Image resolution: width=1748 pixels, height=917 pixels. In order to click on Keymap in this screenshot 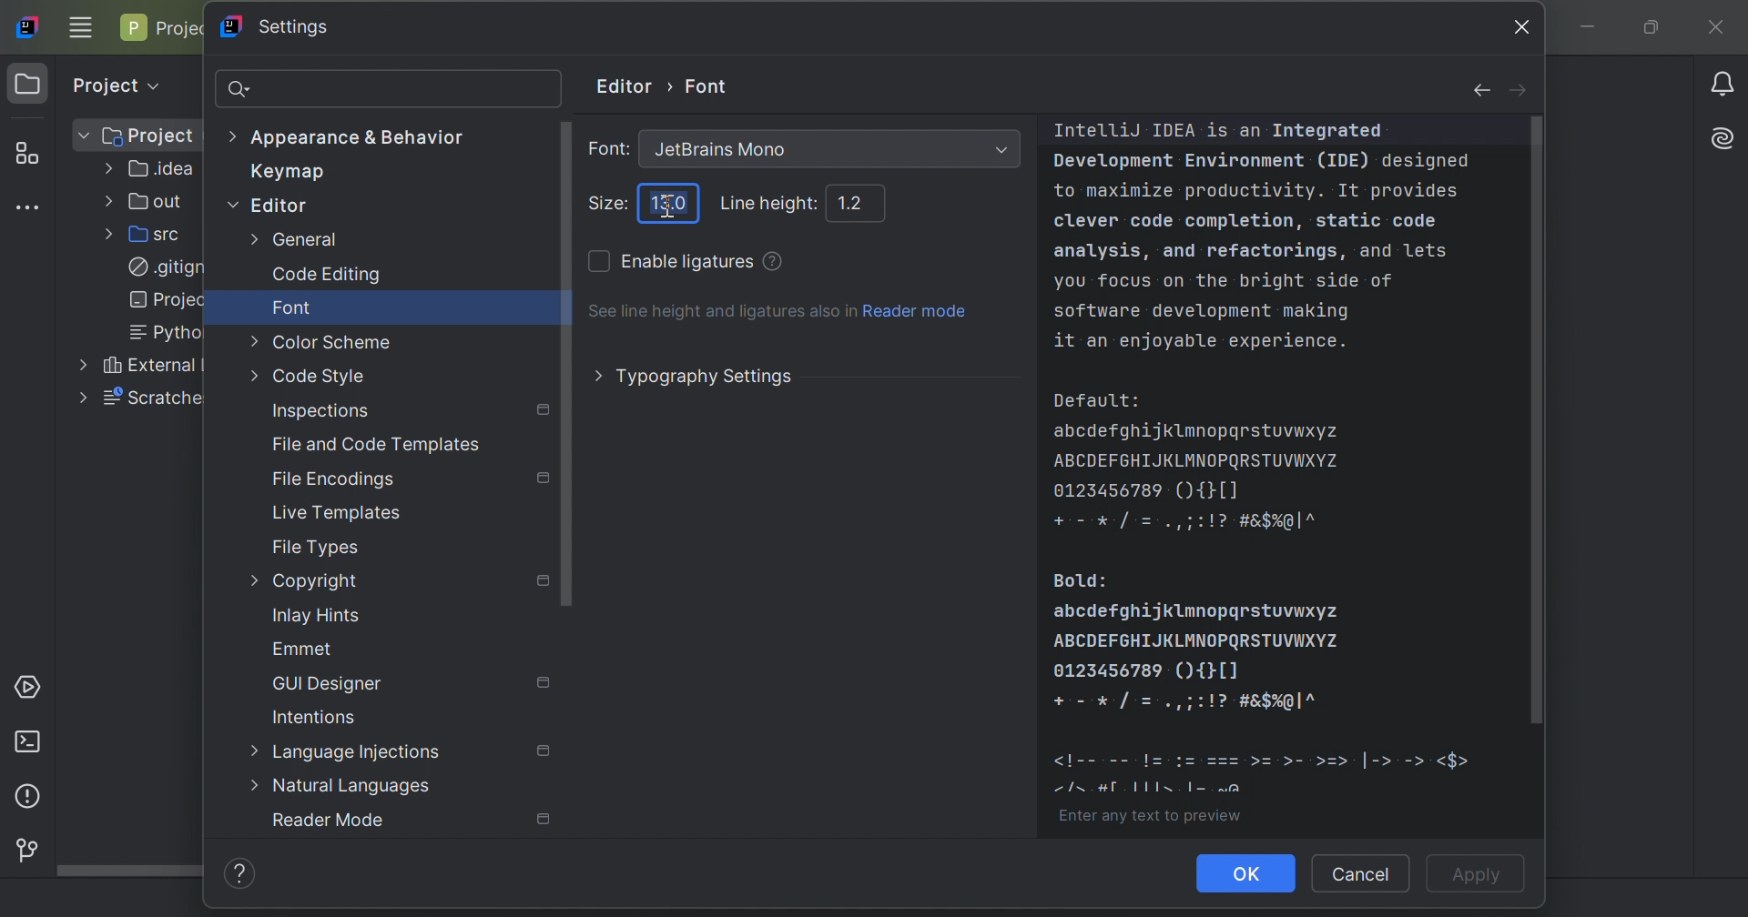, I will do `click(279, 174)`.